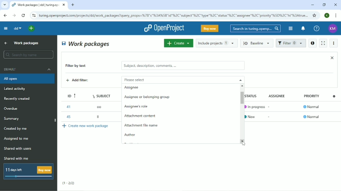  What do you see at coordinates (291, 44) in the screenshot?
I see `Filter 1` at bounding box center [291, 44].